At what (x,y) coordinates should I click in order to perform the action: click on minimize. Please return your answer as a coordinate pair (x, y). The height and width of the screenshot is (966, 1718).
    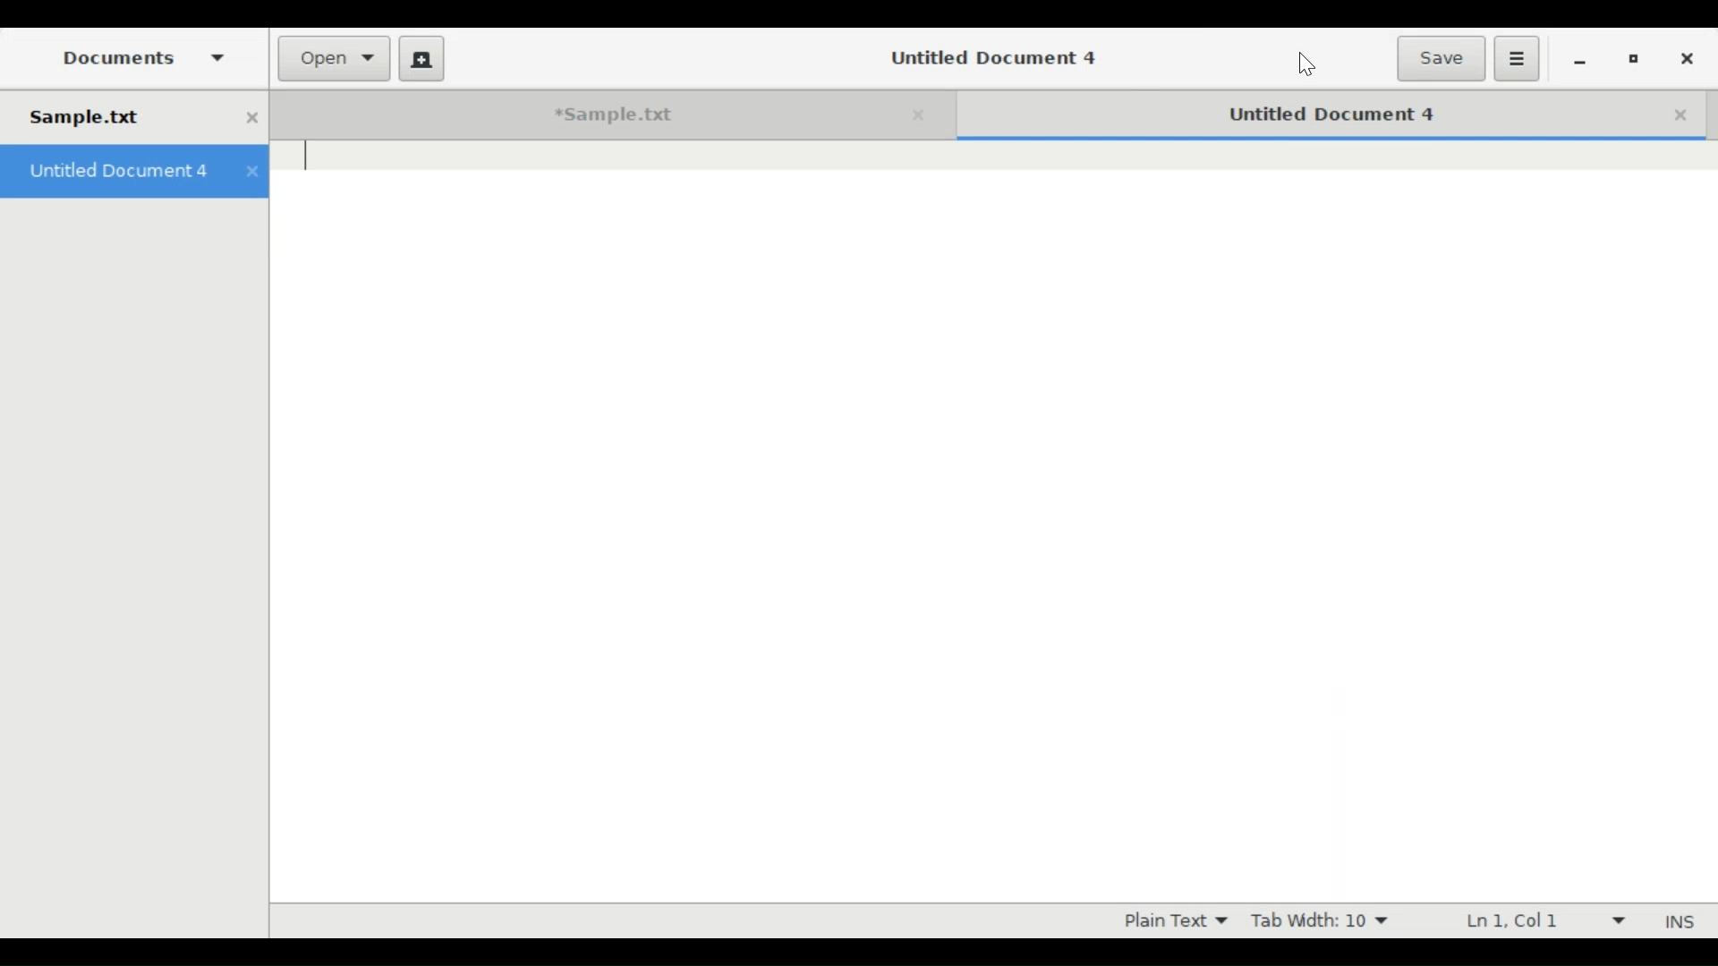
    Looking at the image, I should click on (1581, 61).